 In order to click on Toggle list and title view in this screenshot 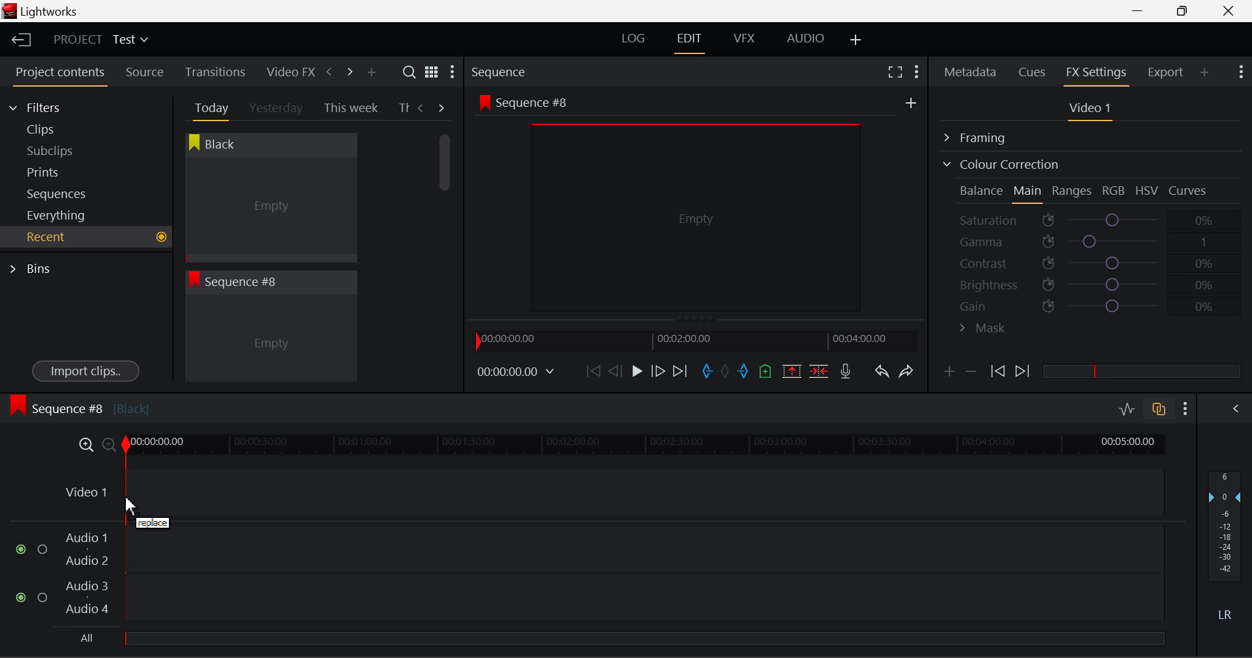, I will do `click(432, 72)`.